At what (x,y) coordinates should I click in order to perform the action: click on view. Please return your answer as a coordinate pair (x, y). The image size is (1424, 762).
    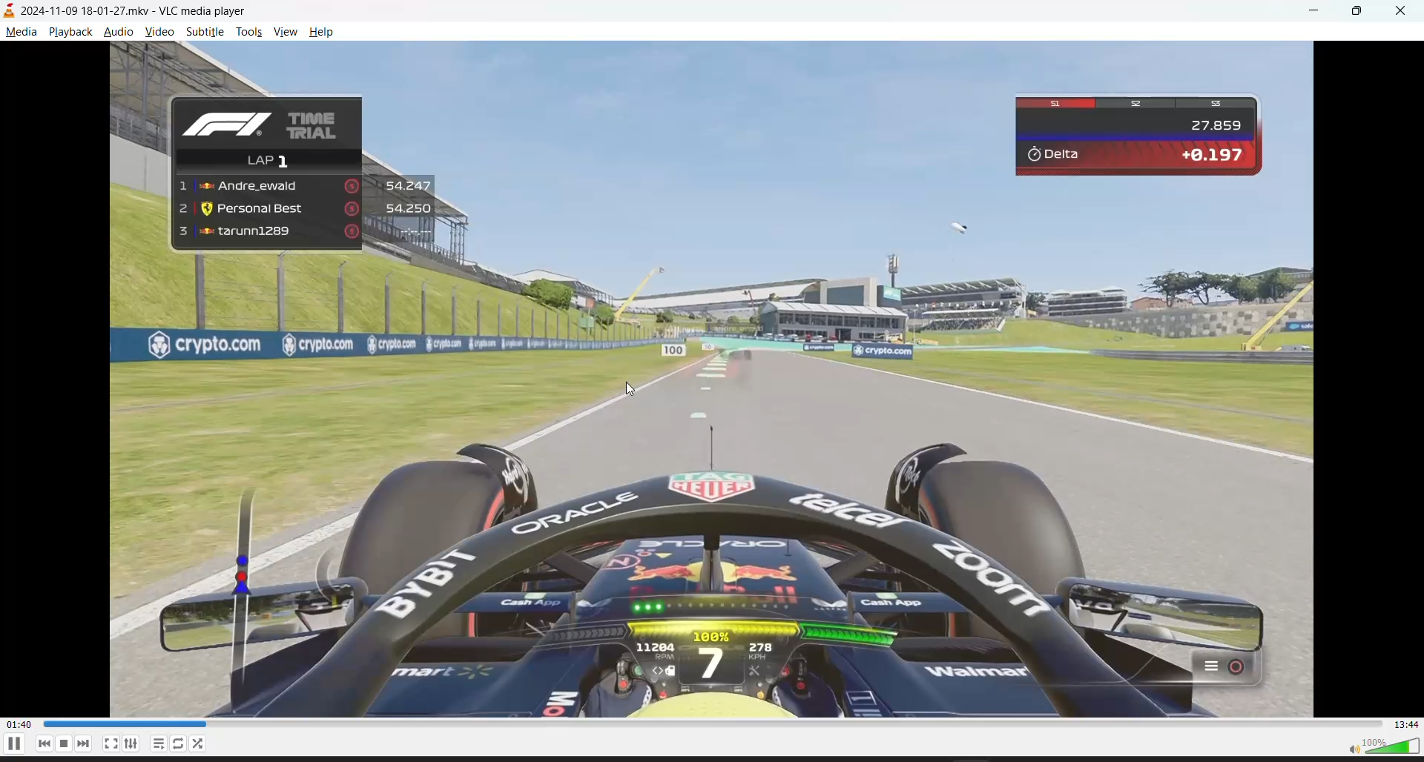
    Looking at the image, I should click on (285, 33).